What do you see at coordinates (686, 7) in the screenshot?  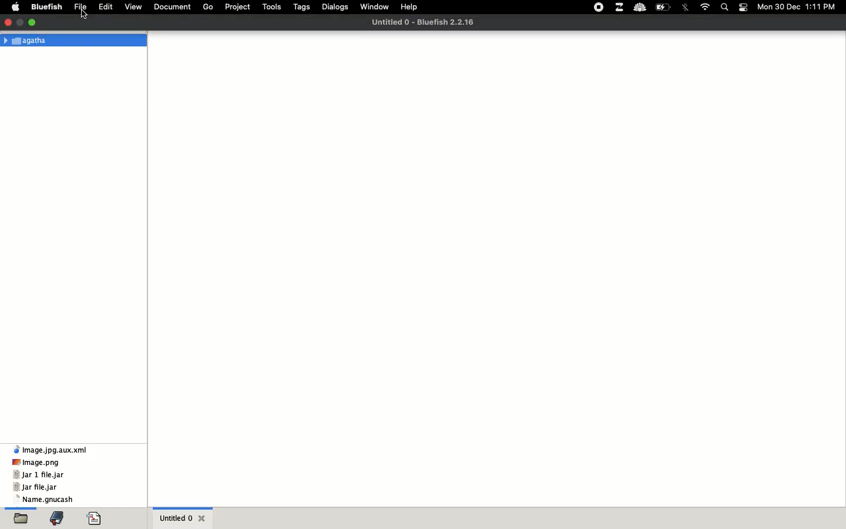 I see `bluetooth` at bounding box center [686, 7].